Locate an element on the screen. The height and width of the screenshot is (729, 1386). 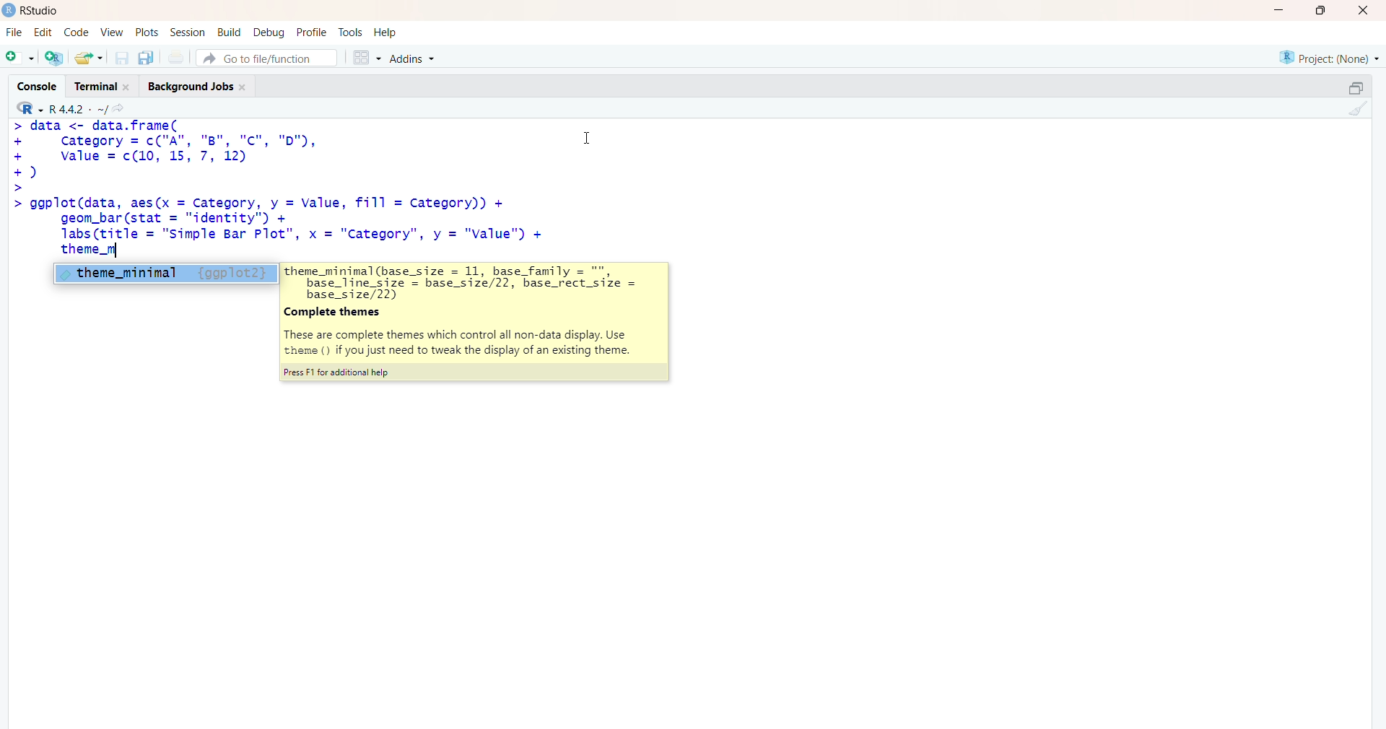
help is located at coordinates (388, 32).